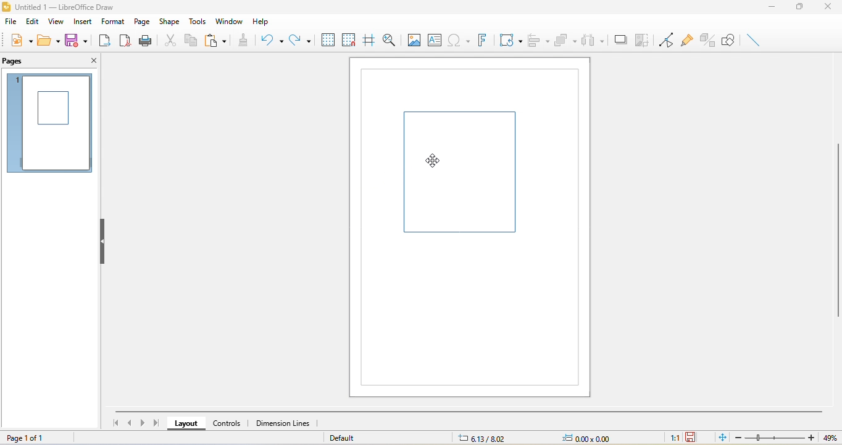 Image resolution: width=842 pixels, height=445 pixels. What do you see at coordinates (836, 234) in the screenshot?
I see `vertical scroll bar` at bounding box center [836, 234].